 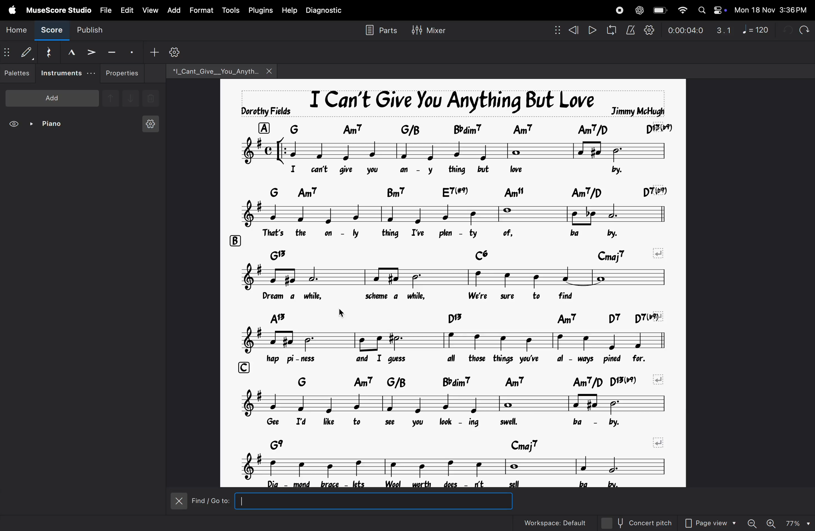 What do you see at coordinates (467, 444) in the screenshot?
I see `chord symbols` at bounding box center [467, 444].